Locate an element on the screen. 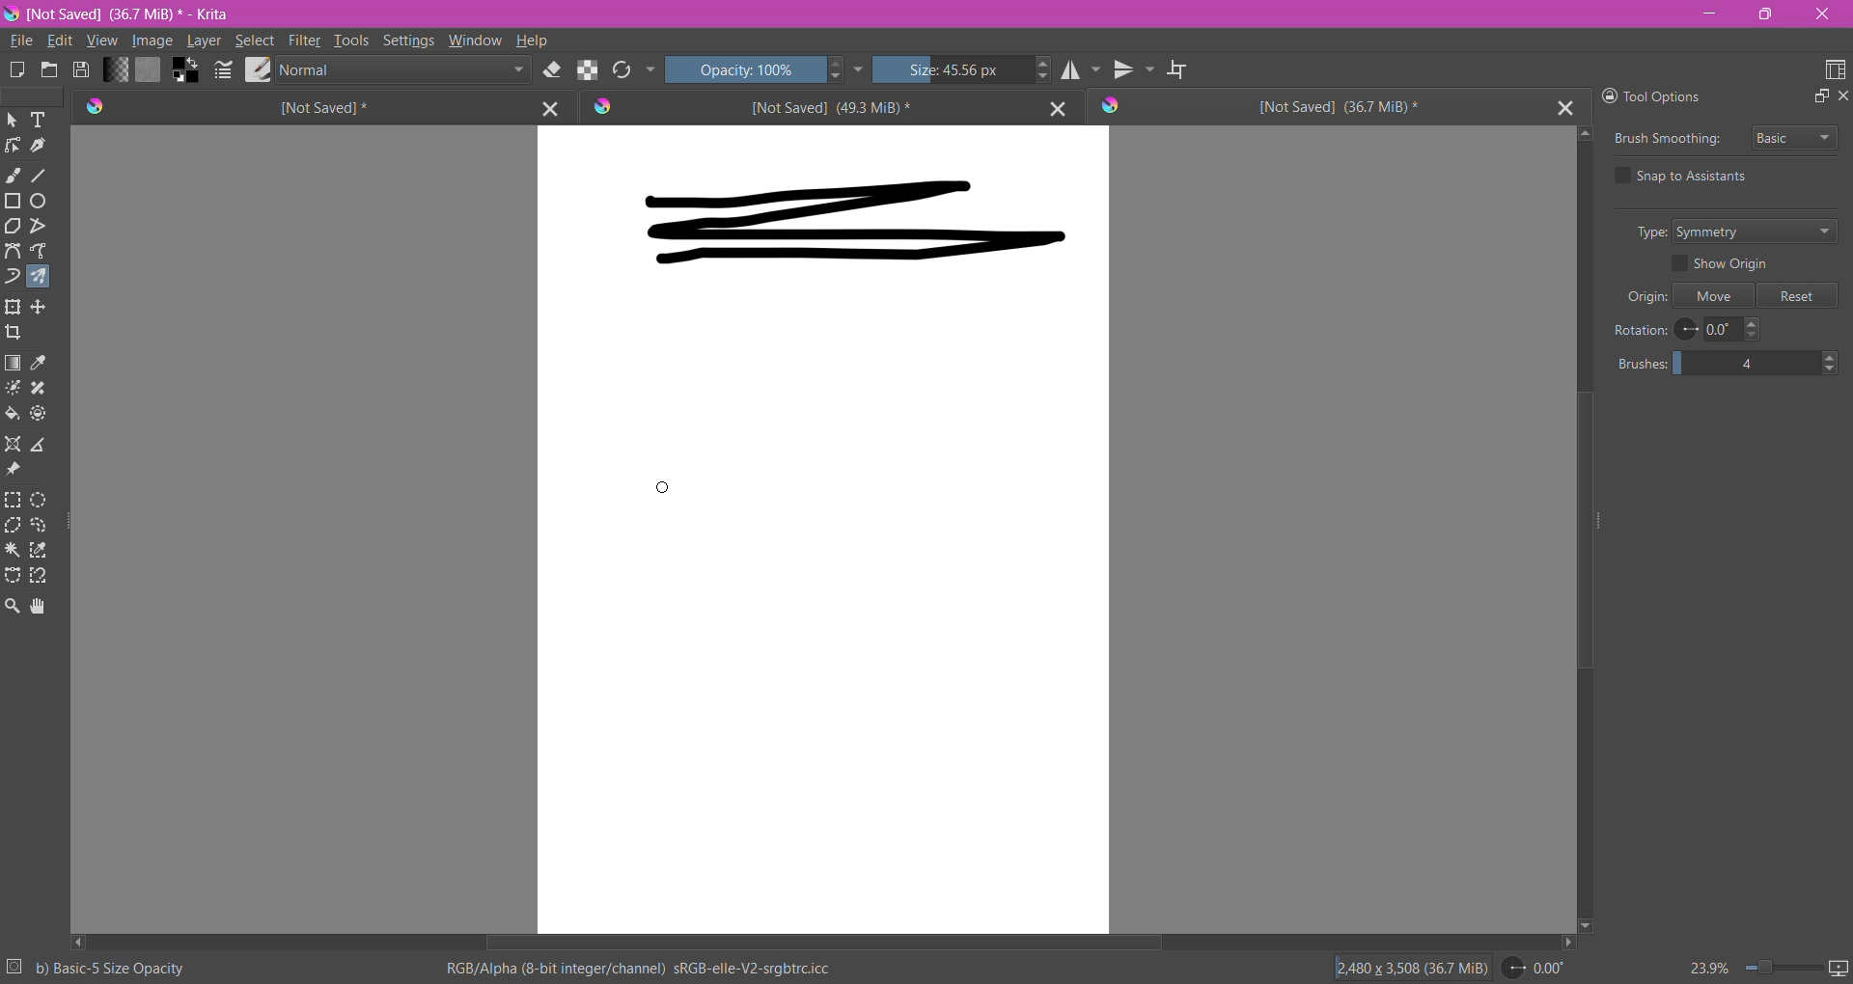 The image size is (1853, 984). Freehand Selection Tool is located at coordinates (40, 526).